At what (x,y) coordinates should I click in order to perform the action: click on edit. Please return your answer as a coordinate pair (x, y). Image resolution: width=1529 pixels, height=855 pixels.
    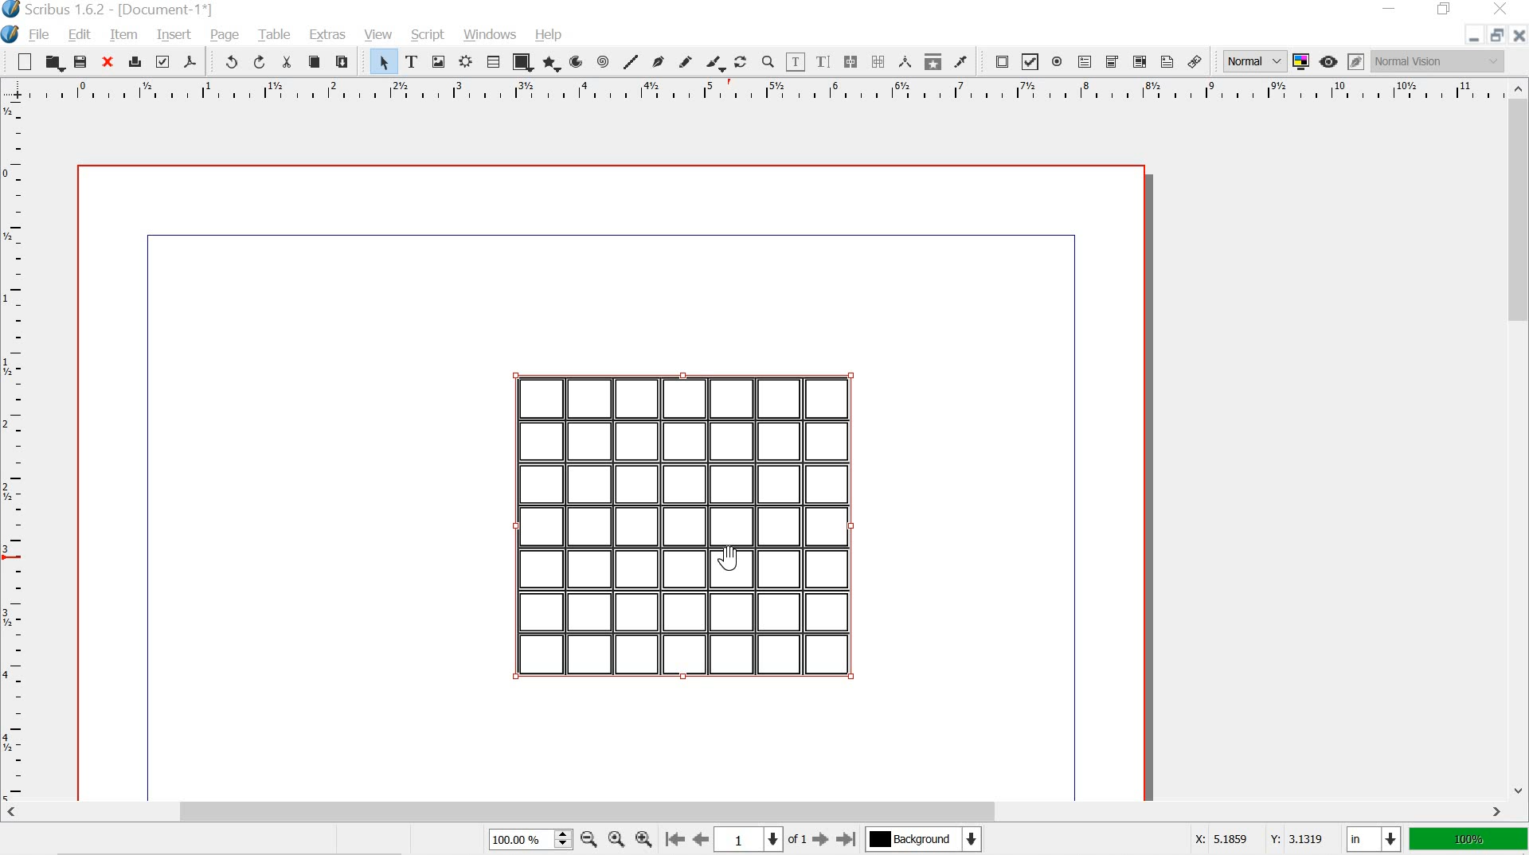
    Looking at the image, I should click on (80, 35).